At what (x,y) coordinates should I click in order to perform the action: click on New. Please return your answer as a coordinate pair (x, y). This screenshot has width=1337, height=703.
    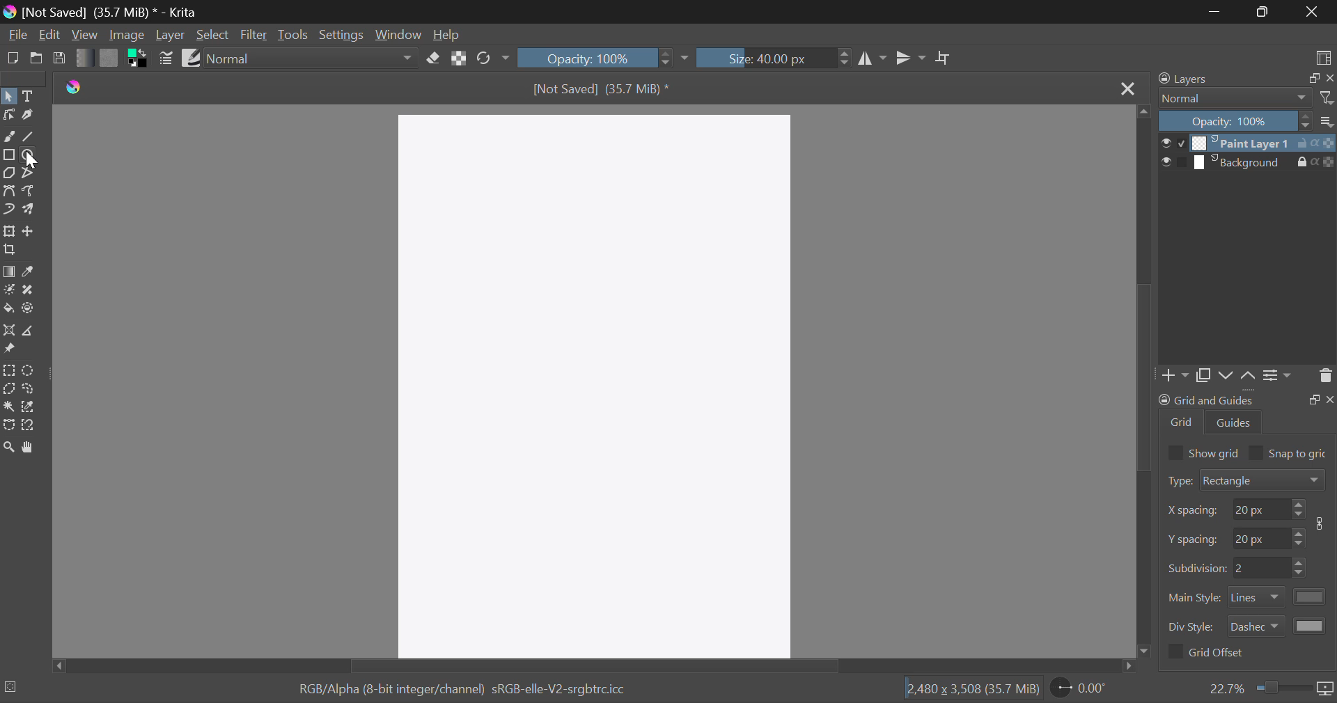
    Looking at the image, I should click on (13, 58).